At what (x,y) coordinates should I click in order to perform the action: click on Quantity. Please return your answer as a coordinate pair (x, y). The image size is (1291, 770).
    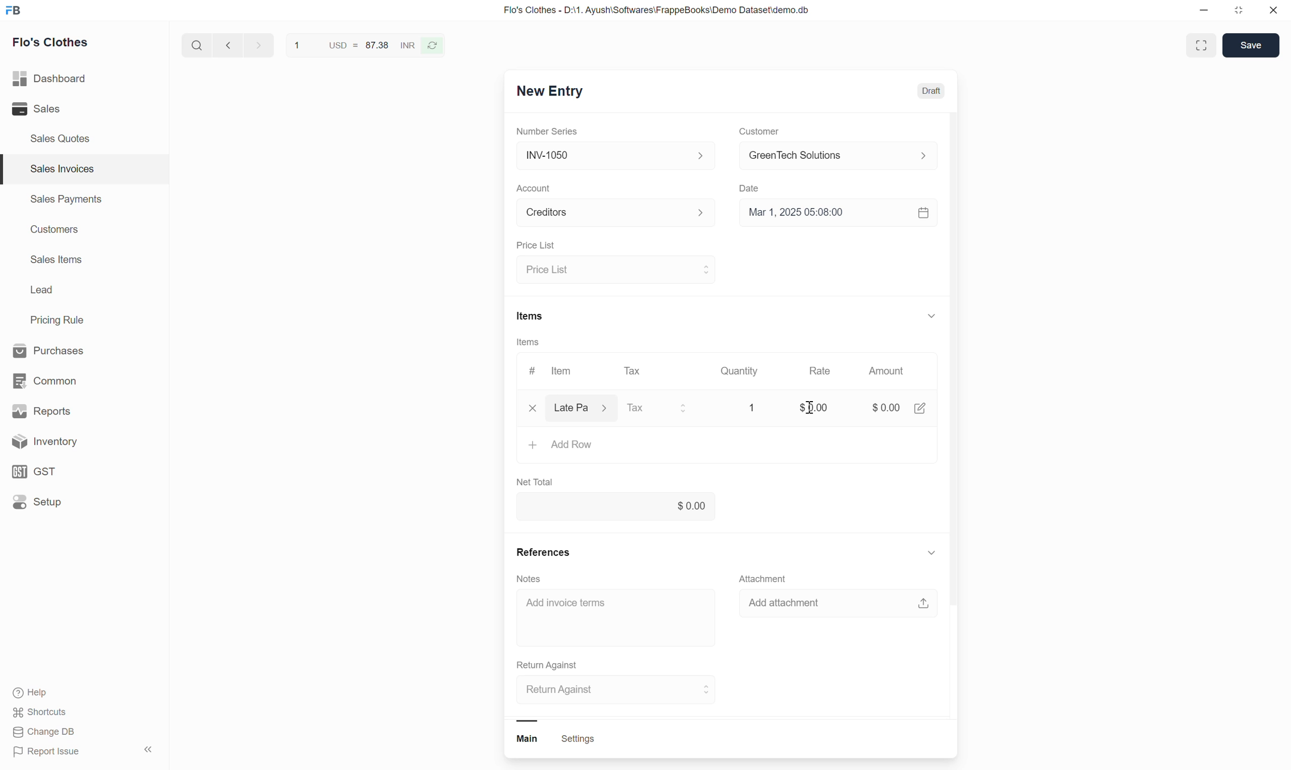
    Looking at the image, I should click on (743, 373).